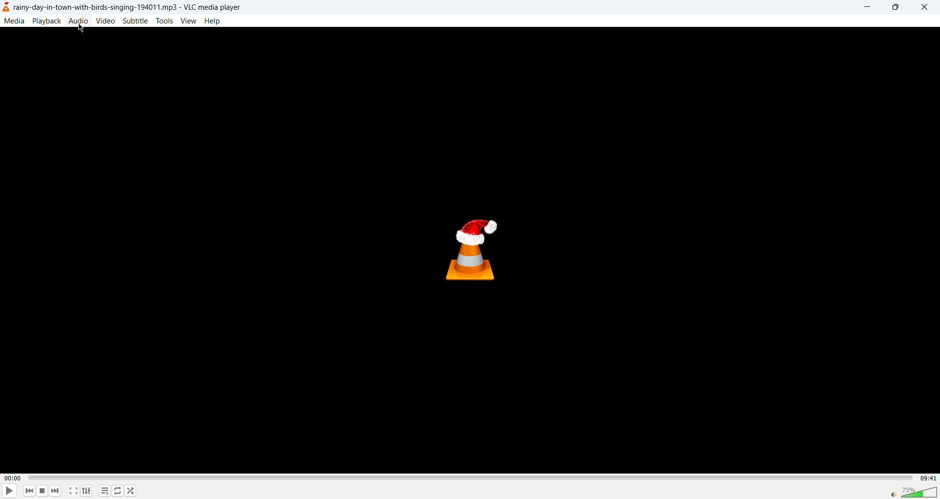 Image resolution: width=940 pixels, height=499 pixels. Describe the element at coordinates (212, 21) in the screenshot. I see `help` at that location.